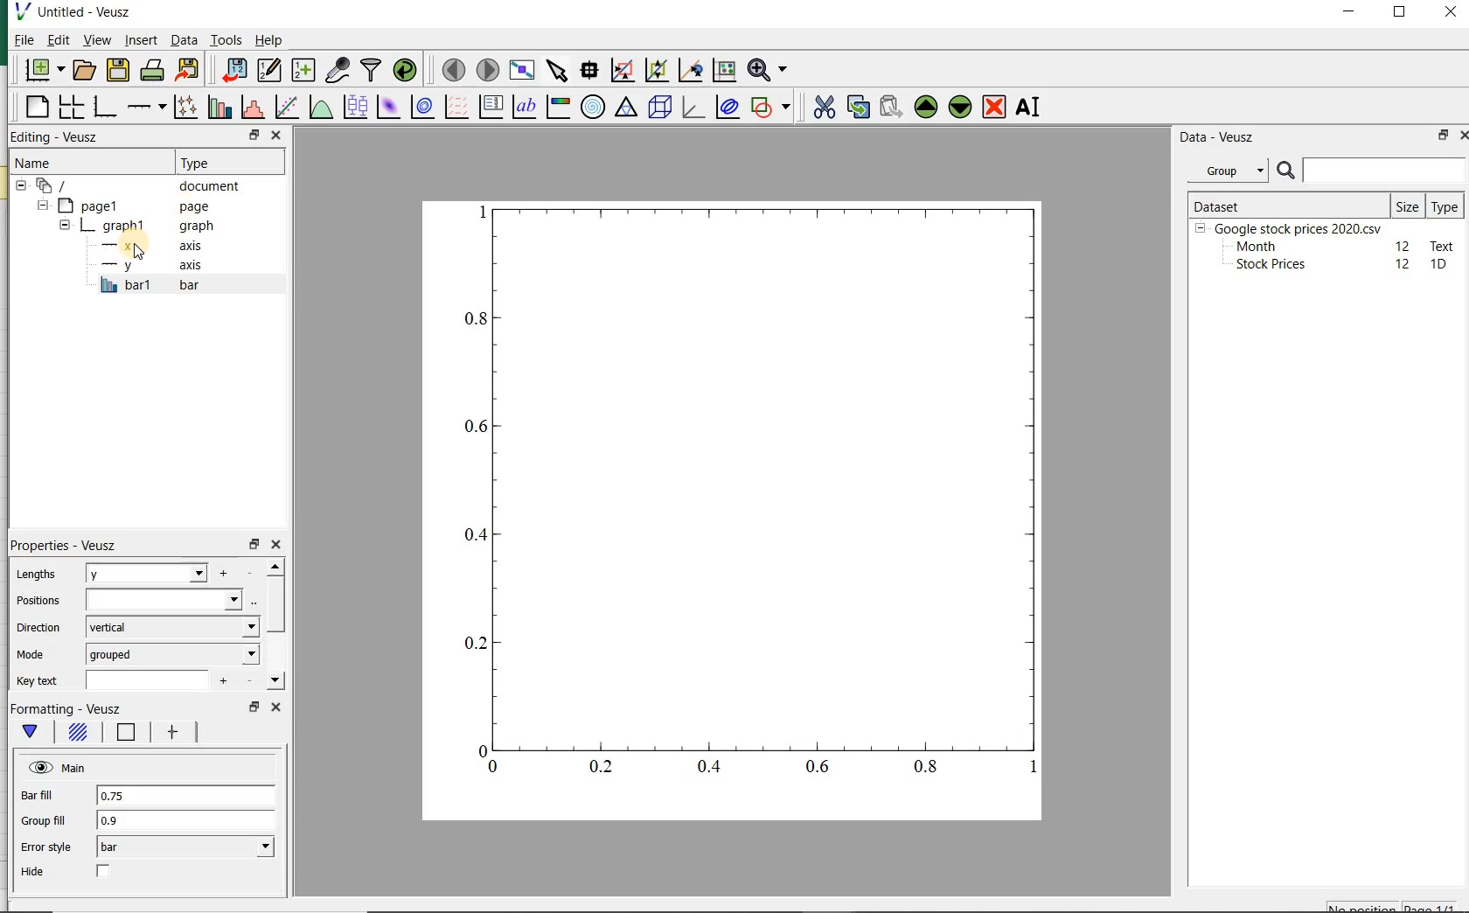 Image resolution: width=1469 pixels, height=913 pixels. I want to click on bar, so click(184, 847).